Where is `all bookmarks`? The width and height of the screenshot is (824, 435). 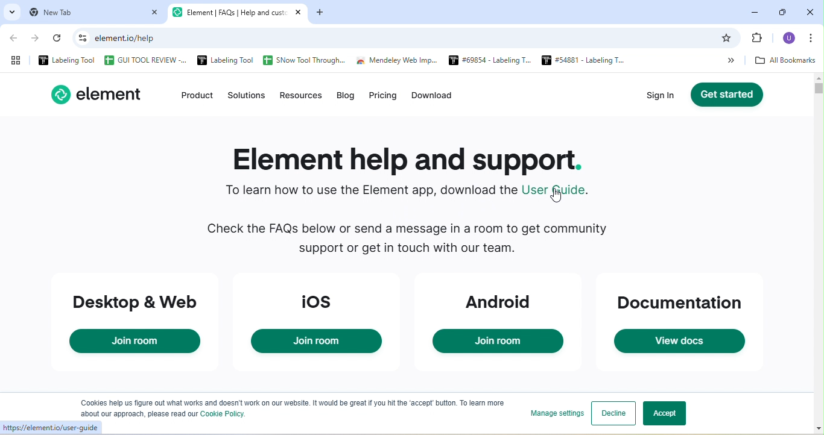
all bookmarks is located at coordinates (789, 61).